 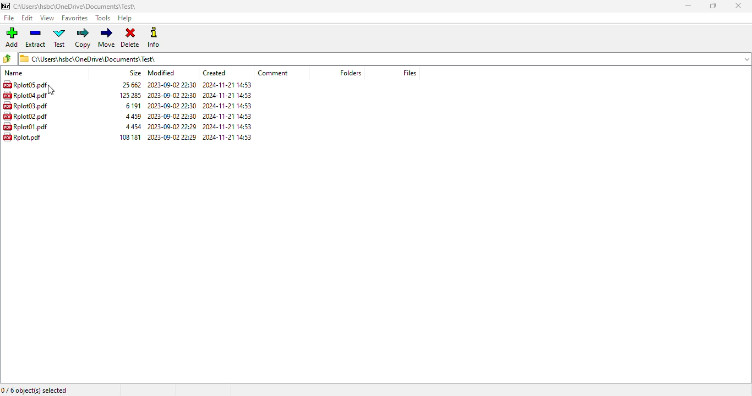 I want to click on comment, so click(x=273, y=73).